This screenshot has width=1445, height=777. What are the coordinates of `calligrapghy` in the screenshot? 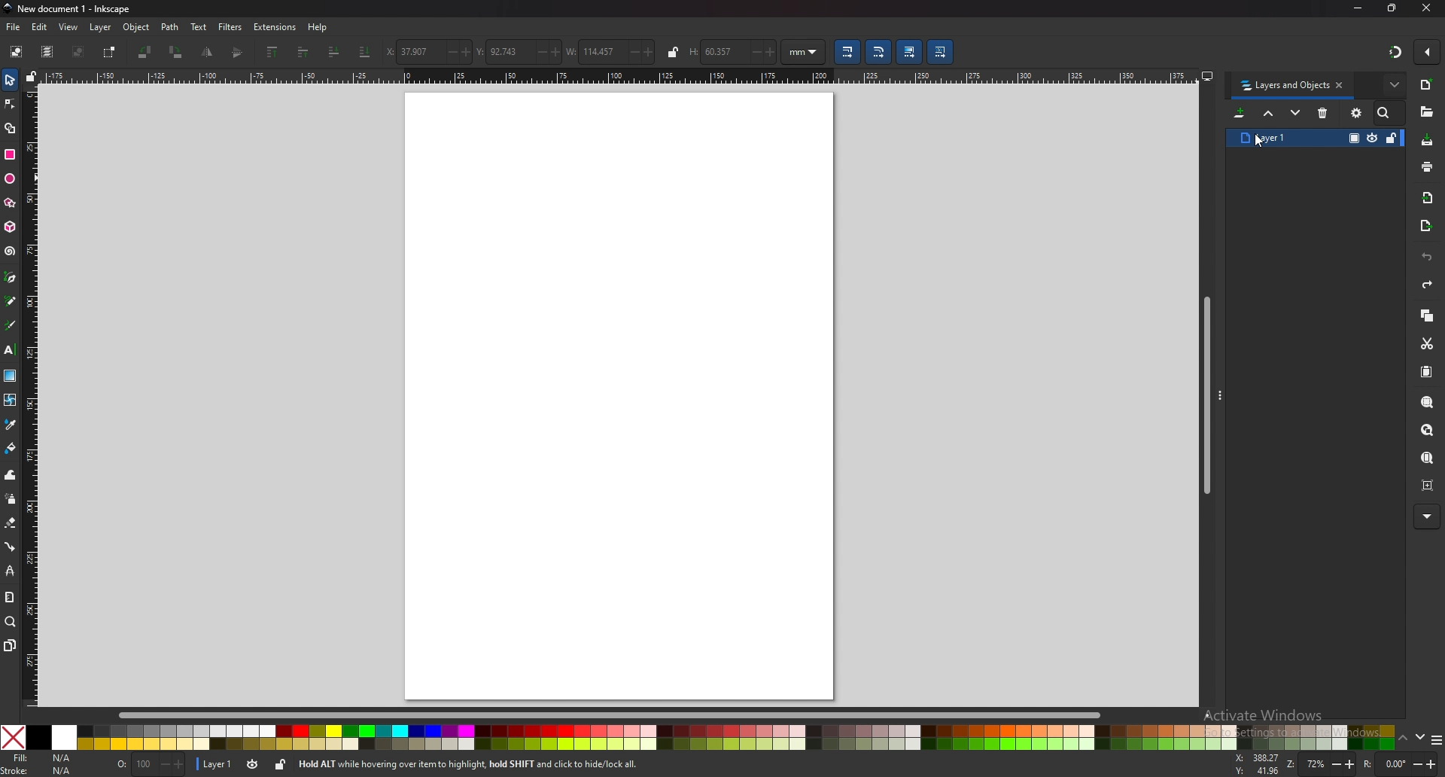 It's located at (10, 325).